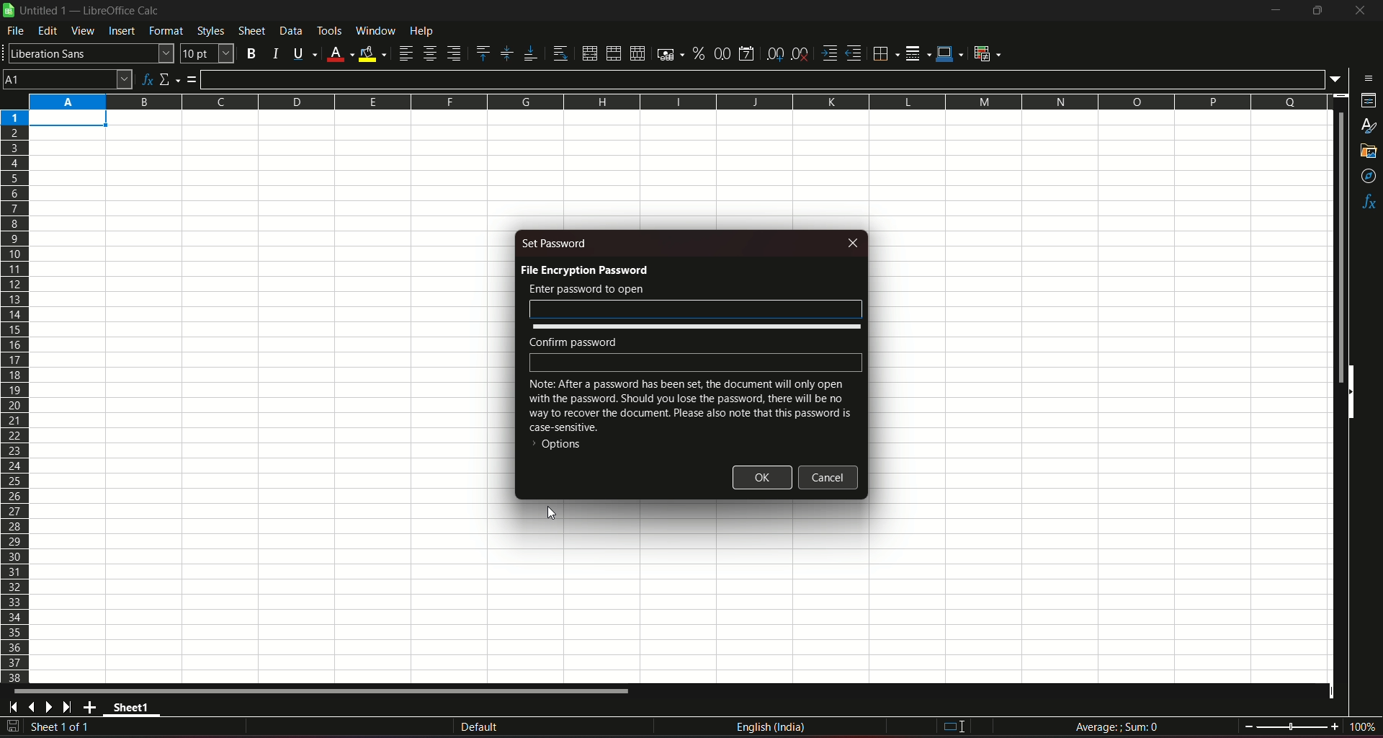 This screenshot has width=1383, height=738. I want to click on Font color, so click(339, 52).